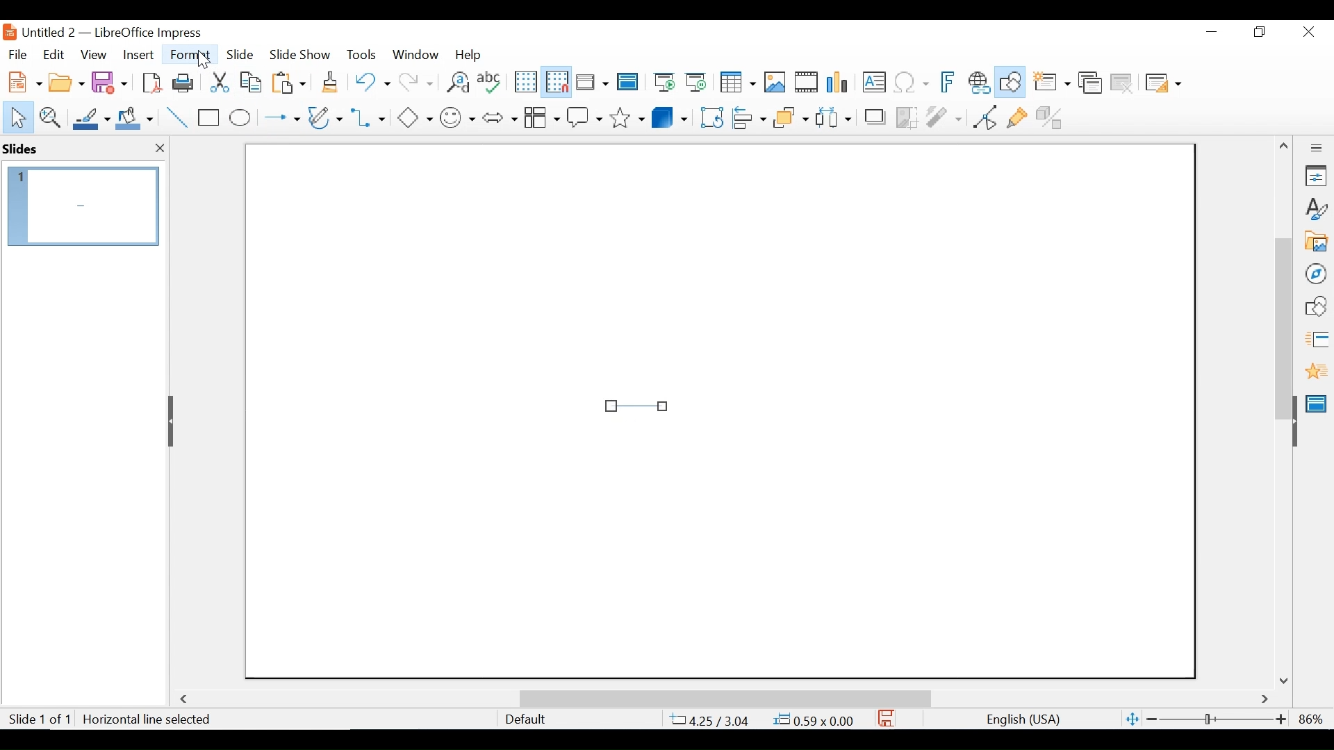 This screenshot has height=750, width=1334. What do you see at coordinates (1265, 700) in the screenshot?
I see `Scroll Right` at bounding box center [1265, 700].